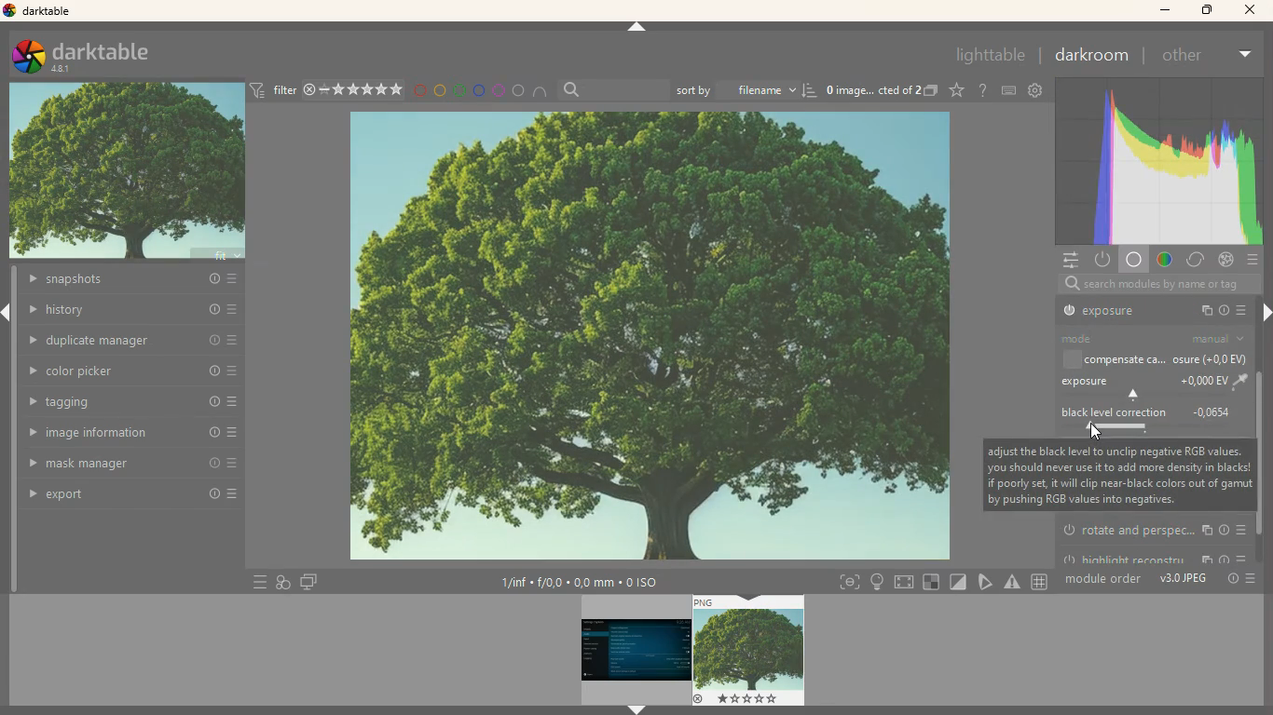  I want to click on square, so click(931, 581).